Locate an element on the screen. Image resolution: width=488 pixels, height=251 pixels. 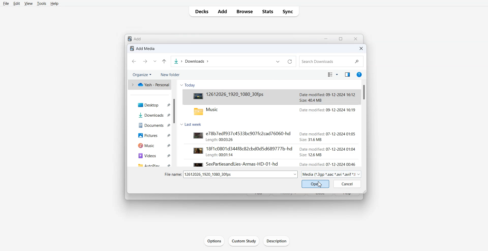
date modified is located at coordinates (329, 164).